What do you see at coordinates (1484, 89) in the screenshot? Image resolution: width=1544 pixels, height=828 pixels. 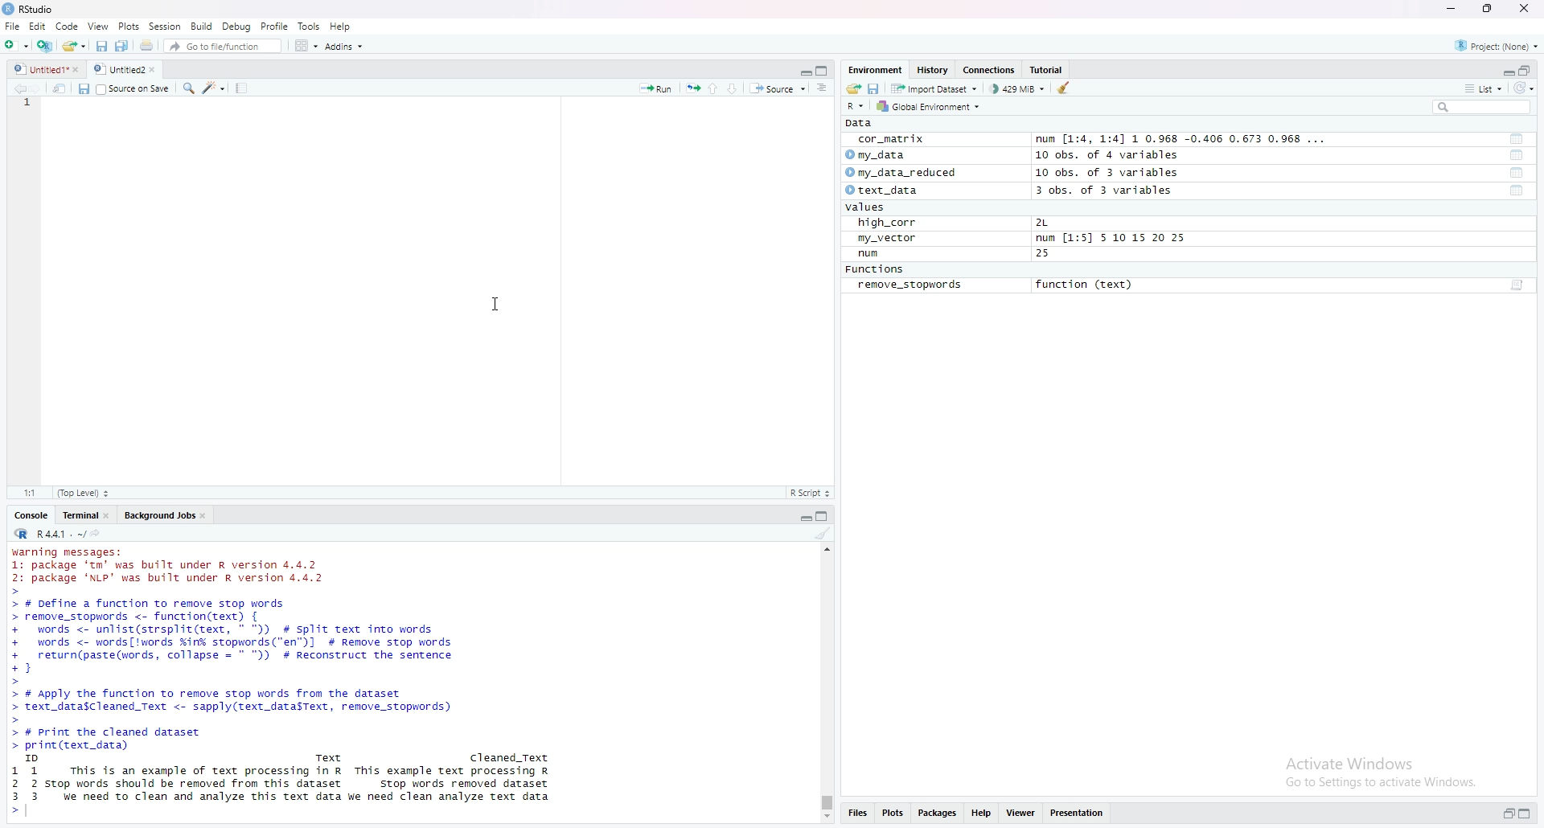 I see `List` at bounding box center [1484, 89].